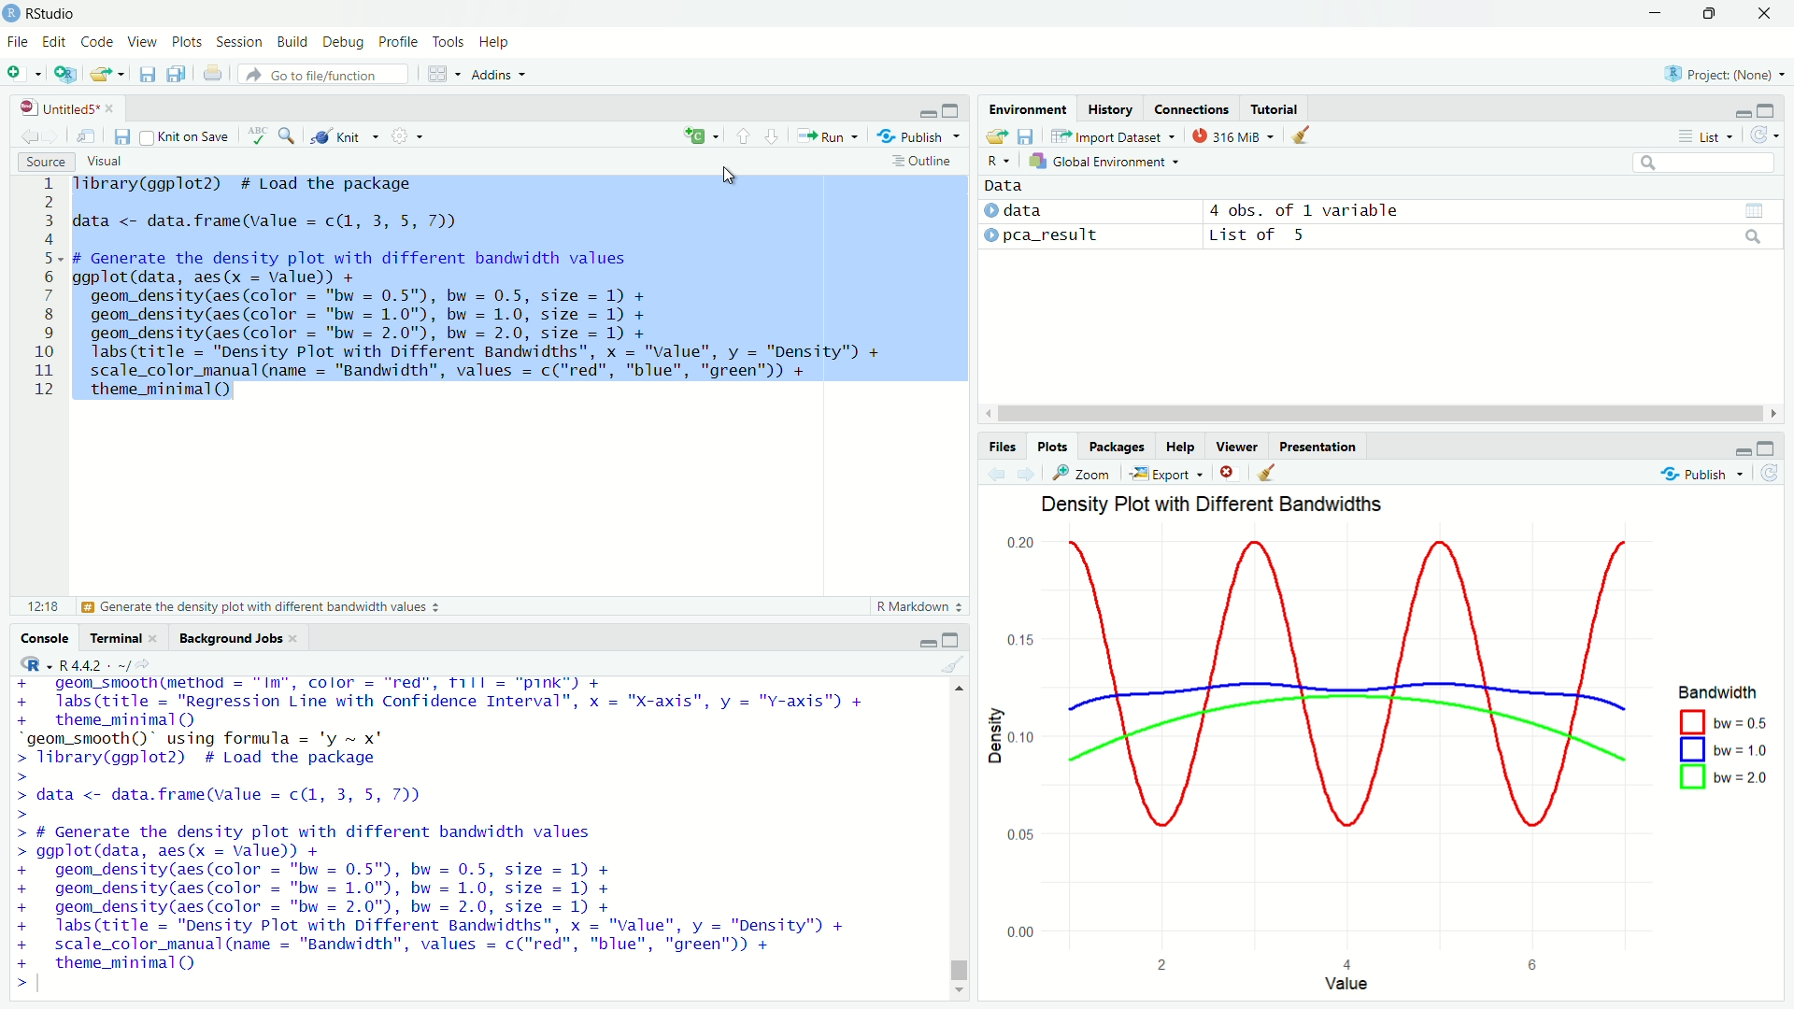  Describe the element at coordinates (147, 75) in the screenshot. I see `Save current document` at that location.